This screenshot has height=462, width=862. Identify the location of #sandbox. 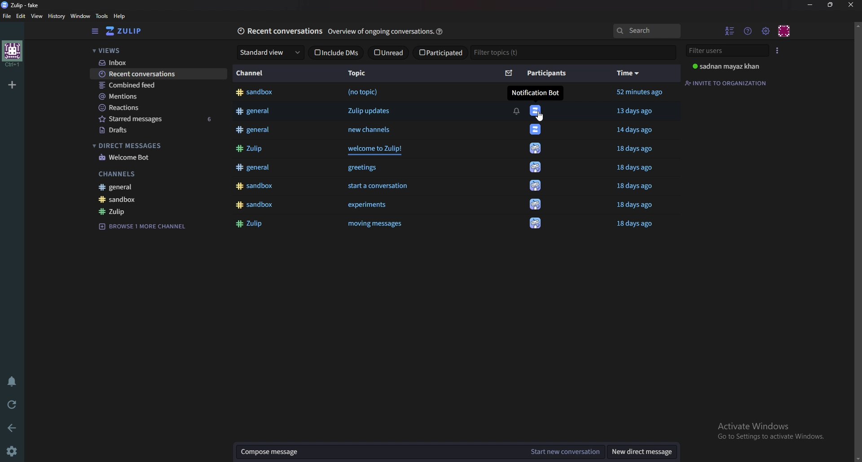
(254, 186).